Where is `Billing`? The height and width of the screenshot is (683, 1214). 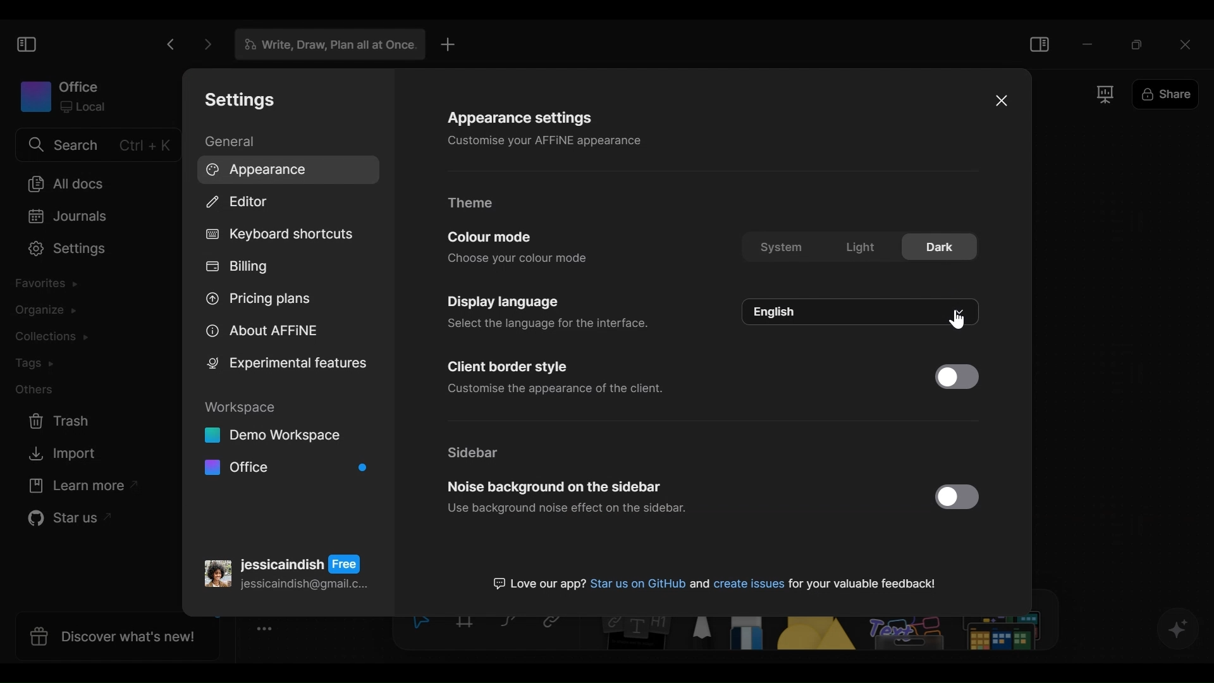 Billing is located at coordinates (240, 268).